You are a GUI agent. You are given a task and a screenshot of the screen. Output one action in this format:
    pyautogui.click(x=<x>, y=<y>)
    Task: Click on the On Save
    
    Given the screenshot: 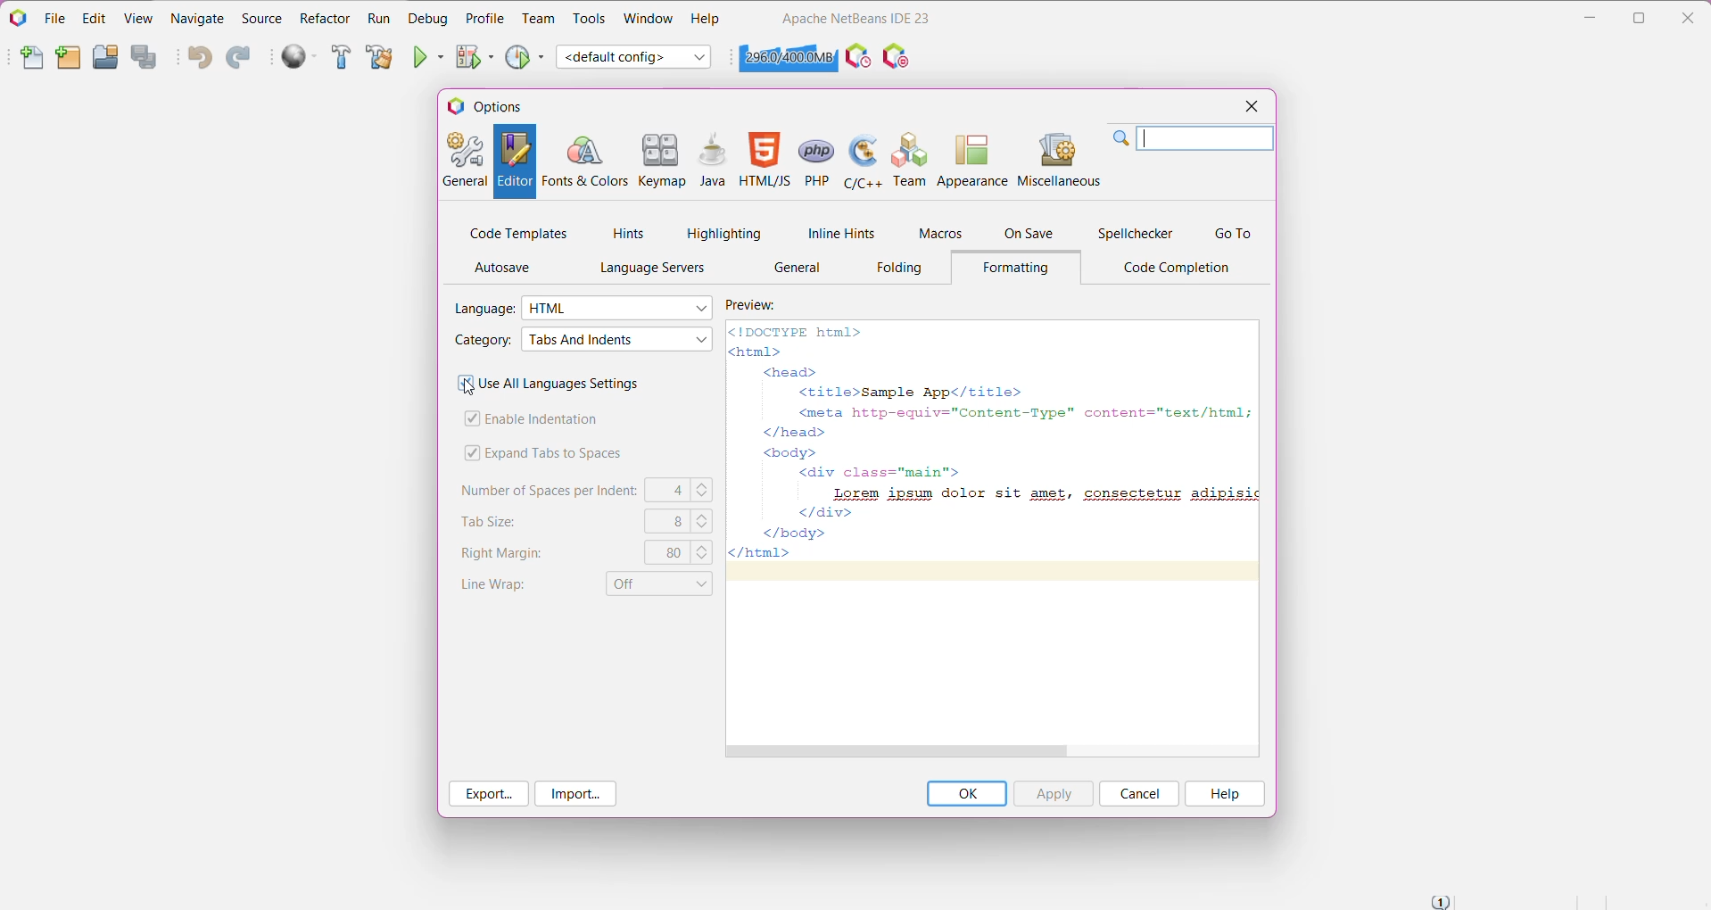 What is the action you would take?
    pyautogui.click(x=1030, y=234)
    